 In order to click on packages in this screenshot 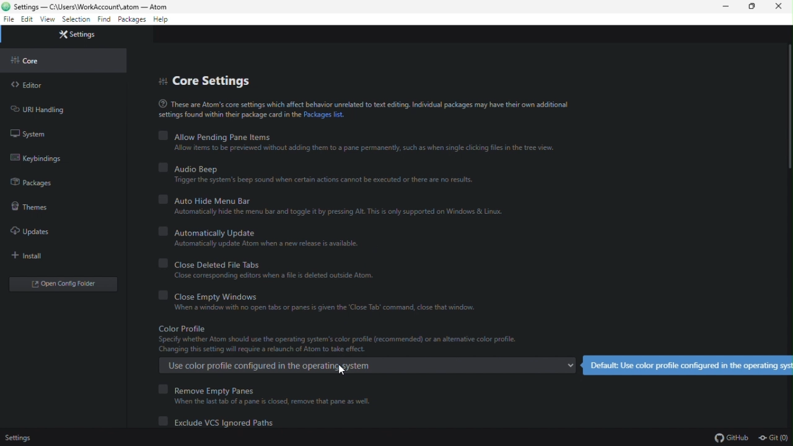, I will do `click(131, 20)`.